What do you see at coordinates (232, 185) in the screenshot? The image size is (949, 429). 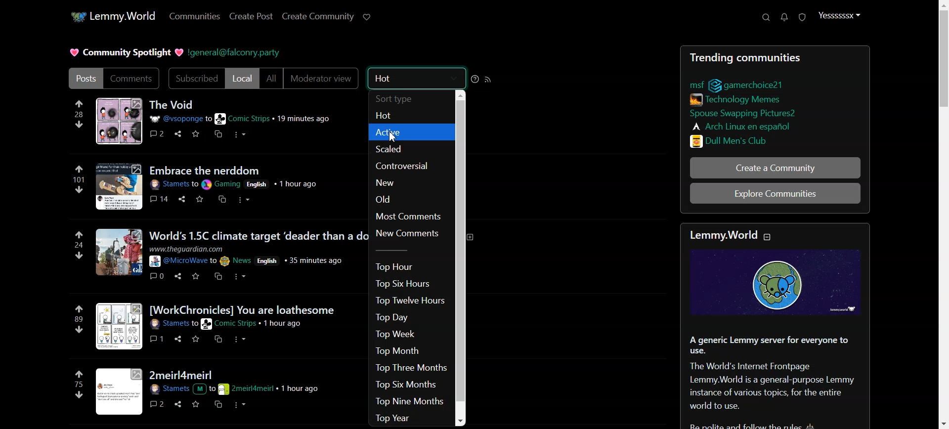 I see `post details` at bounding box center [232, 185].